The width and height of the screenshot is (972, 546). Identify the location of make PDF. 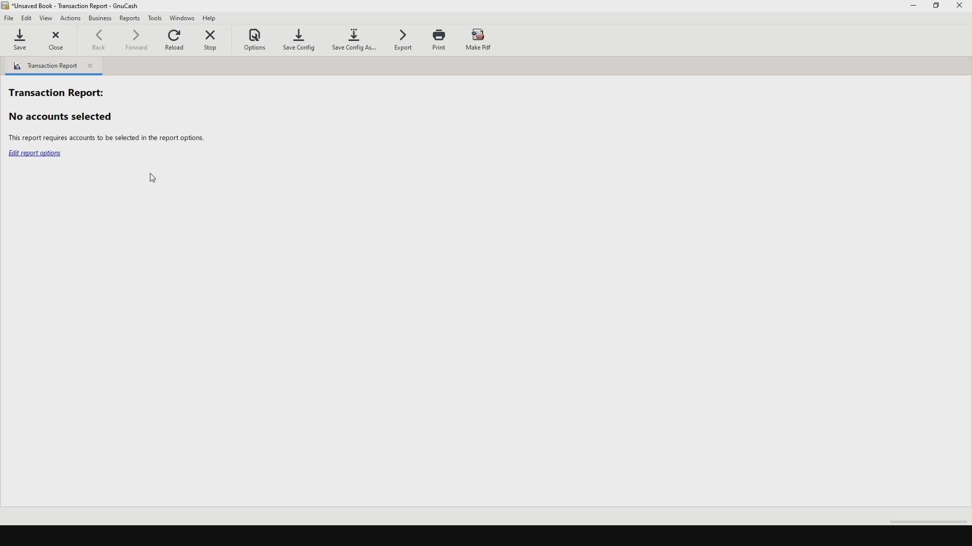
(478, 40).